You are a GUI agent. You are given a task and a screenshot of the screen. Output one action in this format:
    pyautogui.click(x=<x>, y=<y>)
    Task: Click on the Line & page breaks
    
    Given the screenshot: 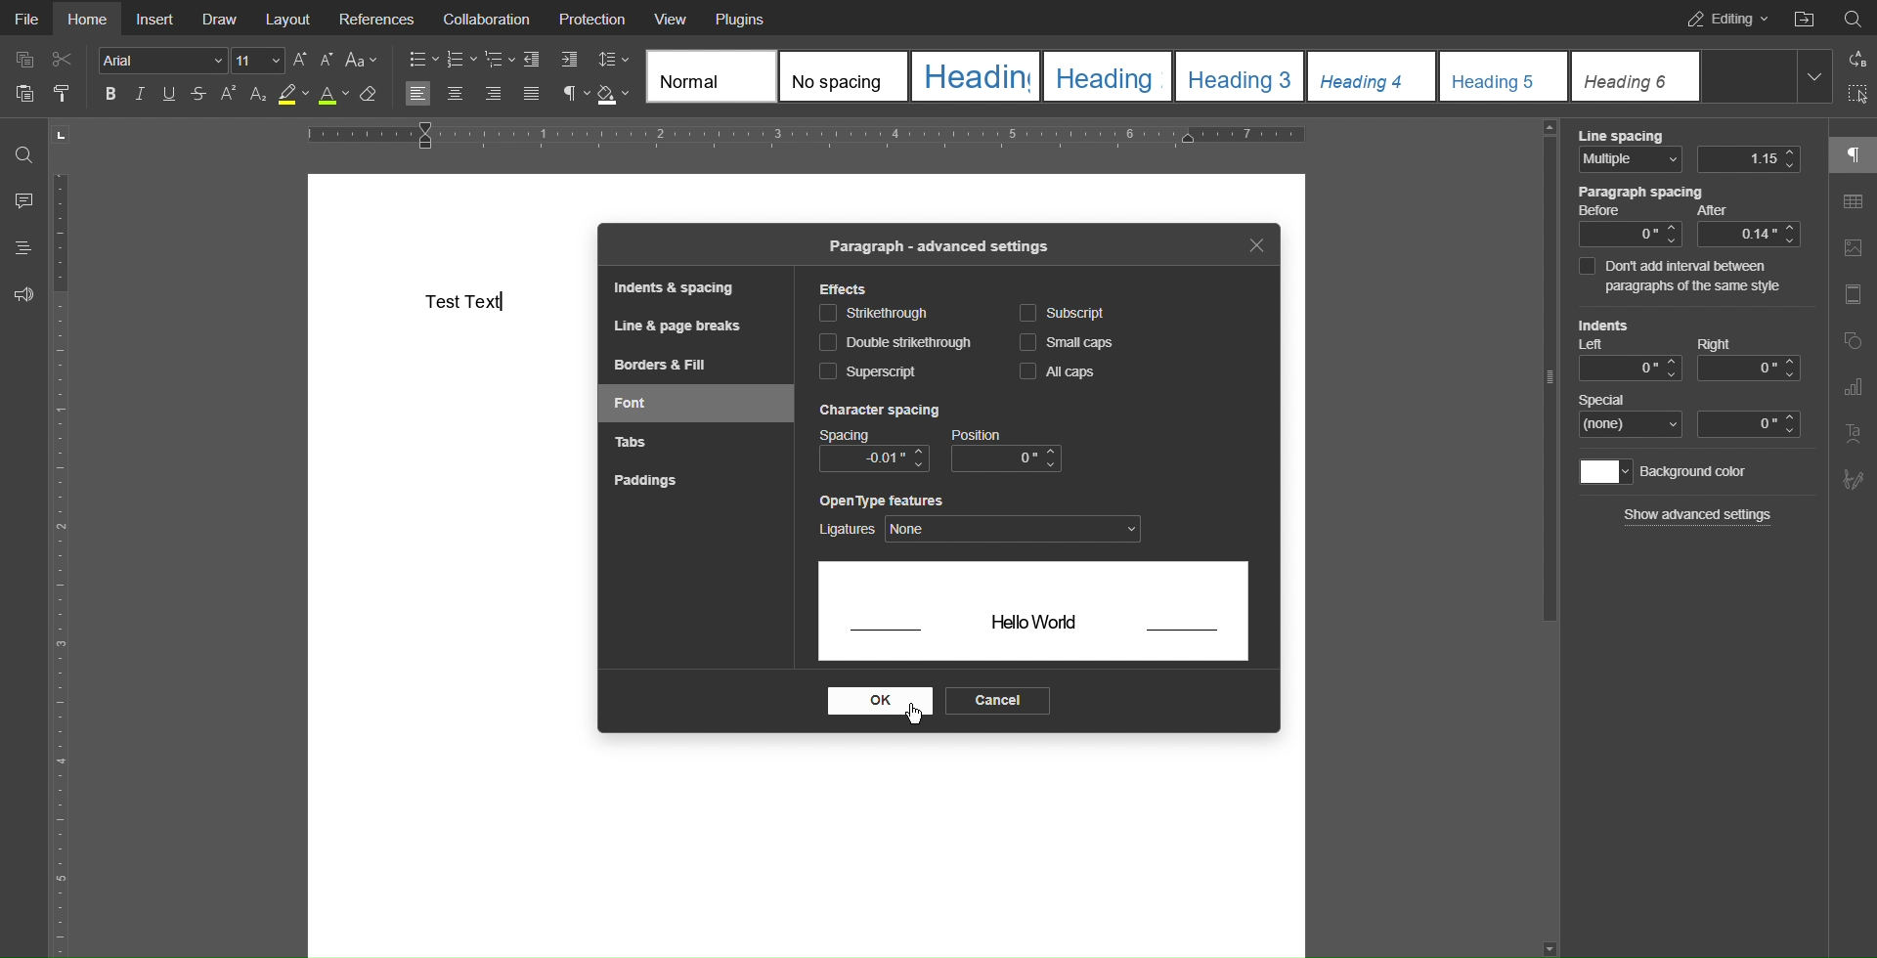 What is the action you would take?
    pyautogui.click(x=675, y=325)
    